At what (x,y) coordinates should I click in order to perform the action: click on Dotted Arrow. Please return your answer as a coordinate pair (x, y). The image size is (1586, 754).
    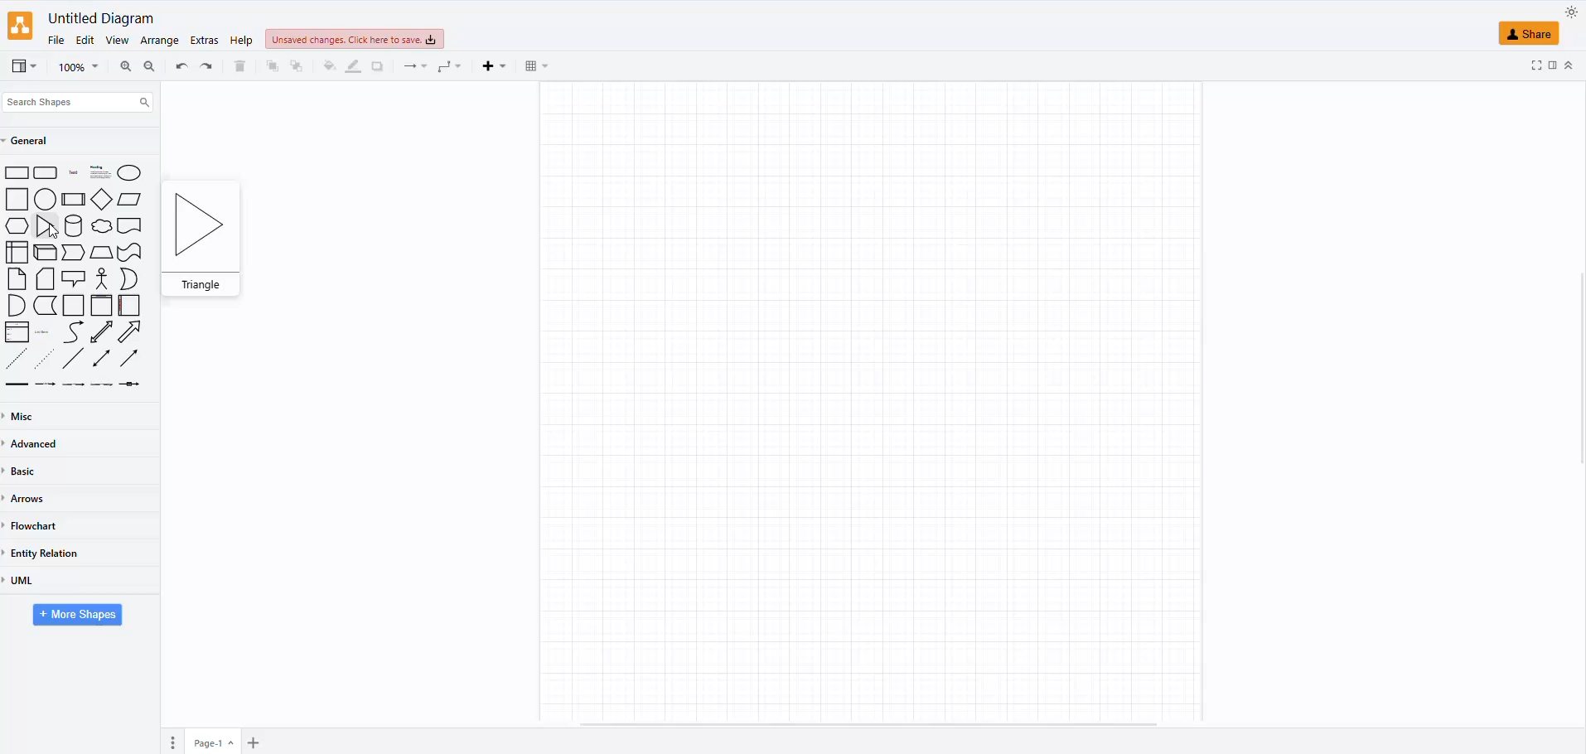
    Looking at the image, I should click on (47, 358).